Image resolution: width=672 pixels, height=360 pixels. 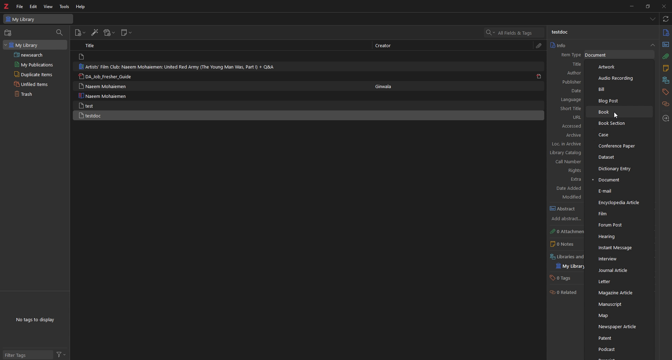 What do you see at coordinates (568, 100) in the screenshot?
I see `Language` at bounding box center [568, 100].